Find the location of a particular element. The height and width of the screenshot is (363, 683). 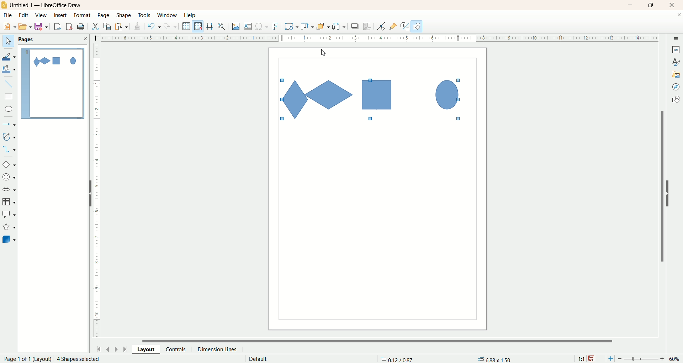

toggle extrusion is located at coordinates (405, 26).